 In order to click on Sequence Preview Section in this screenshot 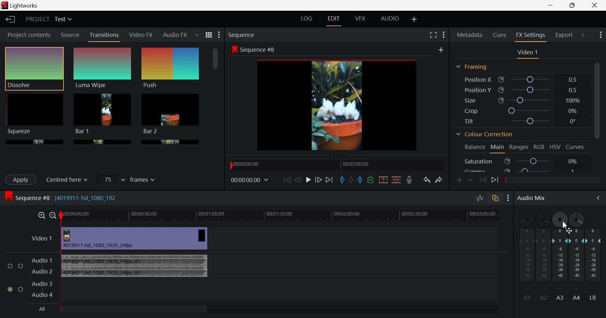, I will do `click(243, 35)`.